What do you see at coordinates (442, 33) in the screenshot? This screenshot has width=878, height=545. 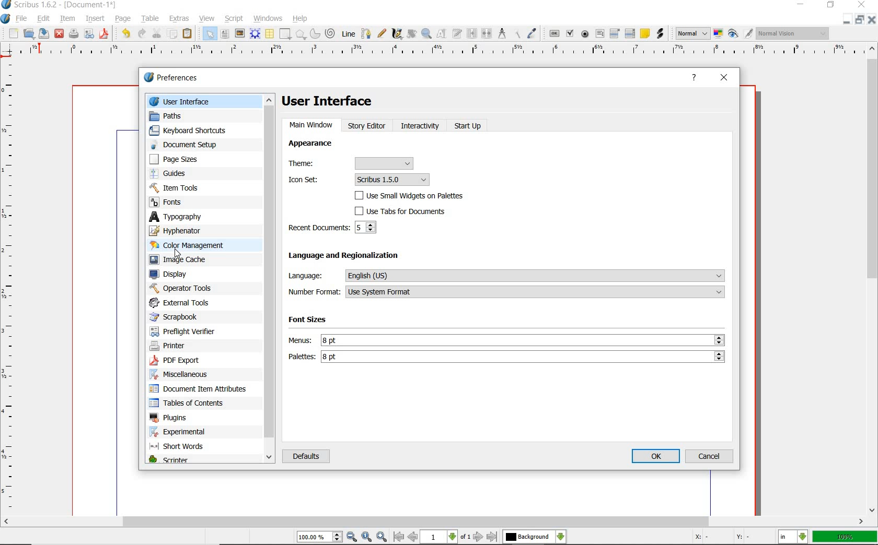 I see `edit contents of frame` at bounding box center [442, 33].